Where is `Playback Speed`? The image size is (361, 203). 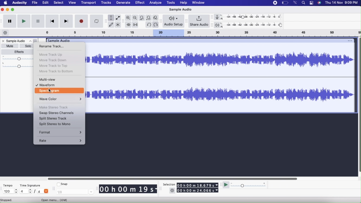 Playback Speed is located at coordinates (249, 184).